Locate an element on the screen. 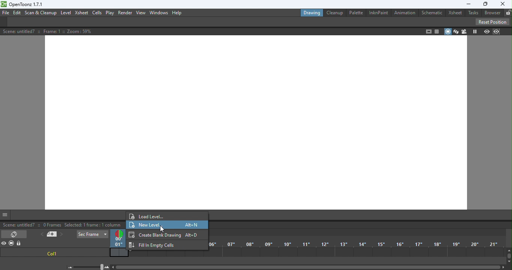 The image size is (512, 270). Fill in Empty cells is located at coordinates (156, 245).